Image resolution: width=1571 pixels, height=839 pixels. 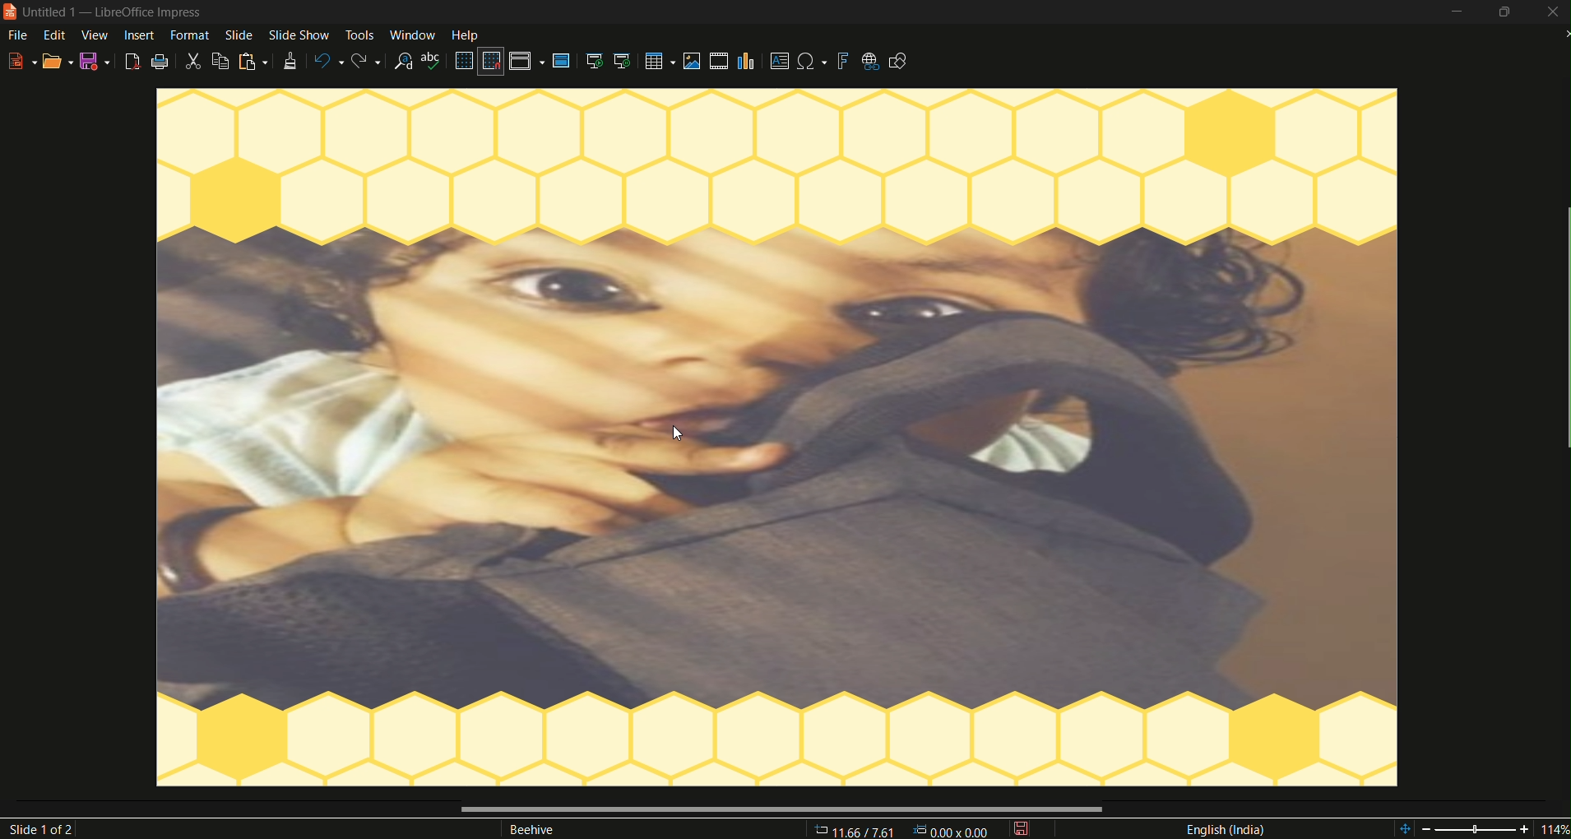 I want to click on insert, so click(x=138, y=35).